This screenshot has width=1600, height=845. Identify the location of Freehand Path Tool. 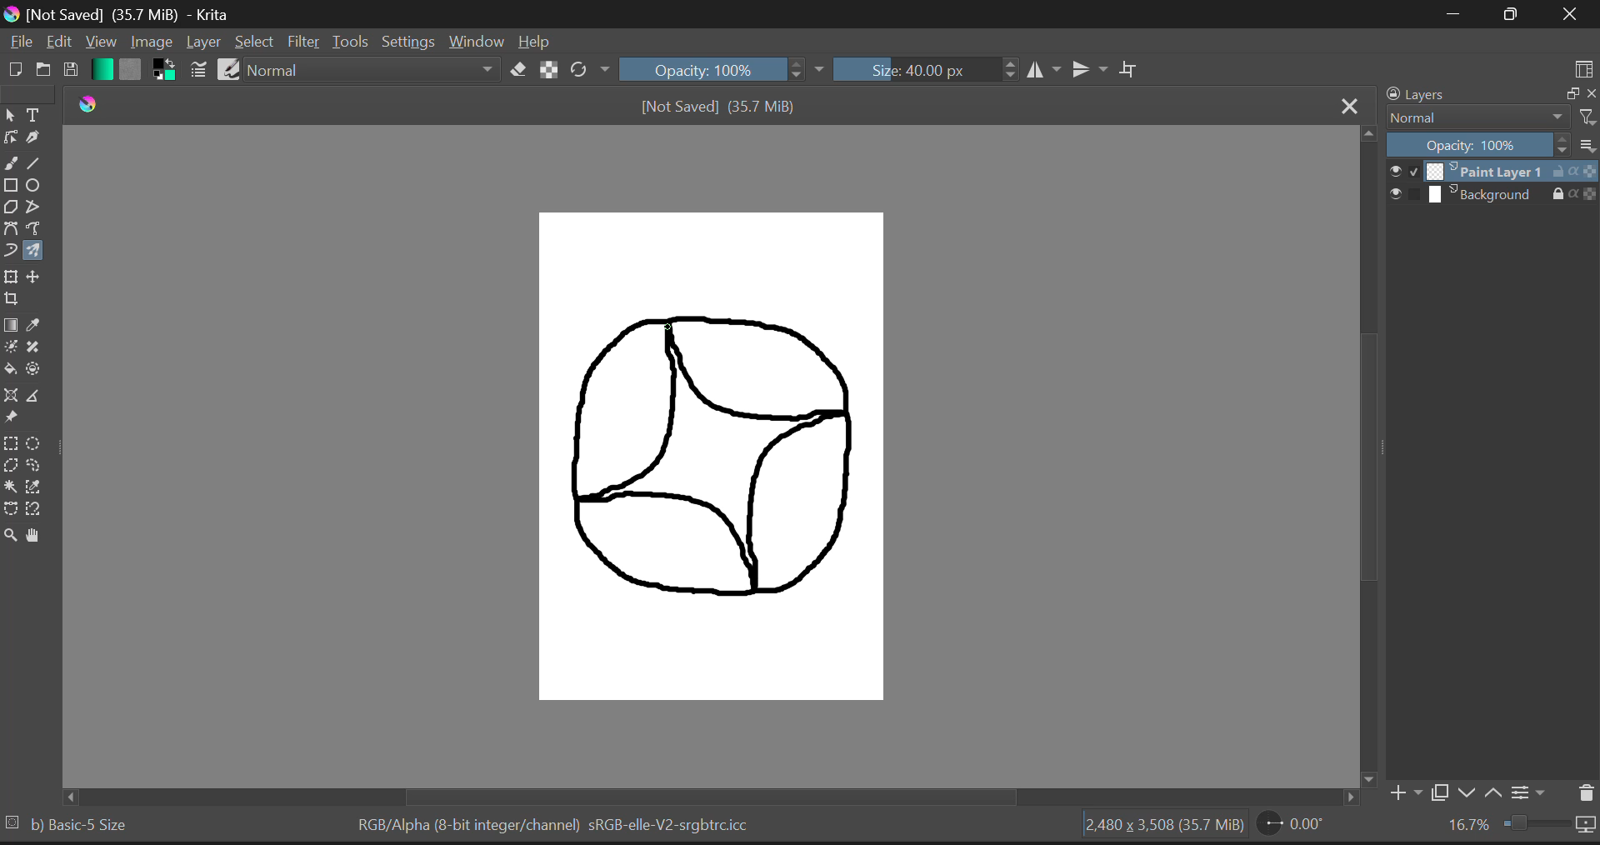
(36, 227).